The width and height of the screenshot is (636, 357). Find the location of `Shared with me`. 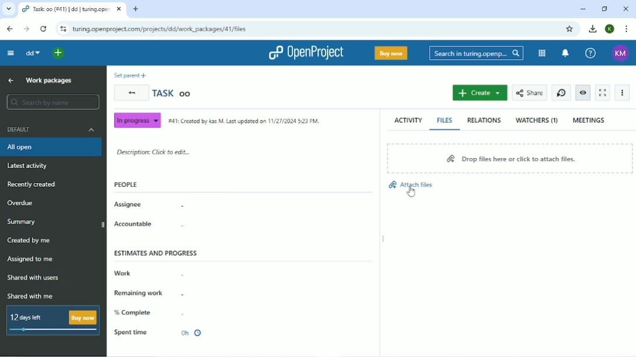

Shared with me is located at coordinates (30, 296).